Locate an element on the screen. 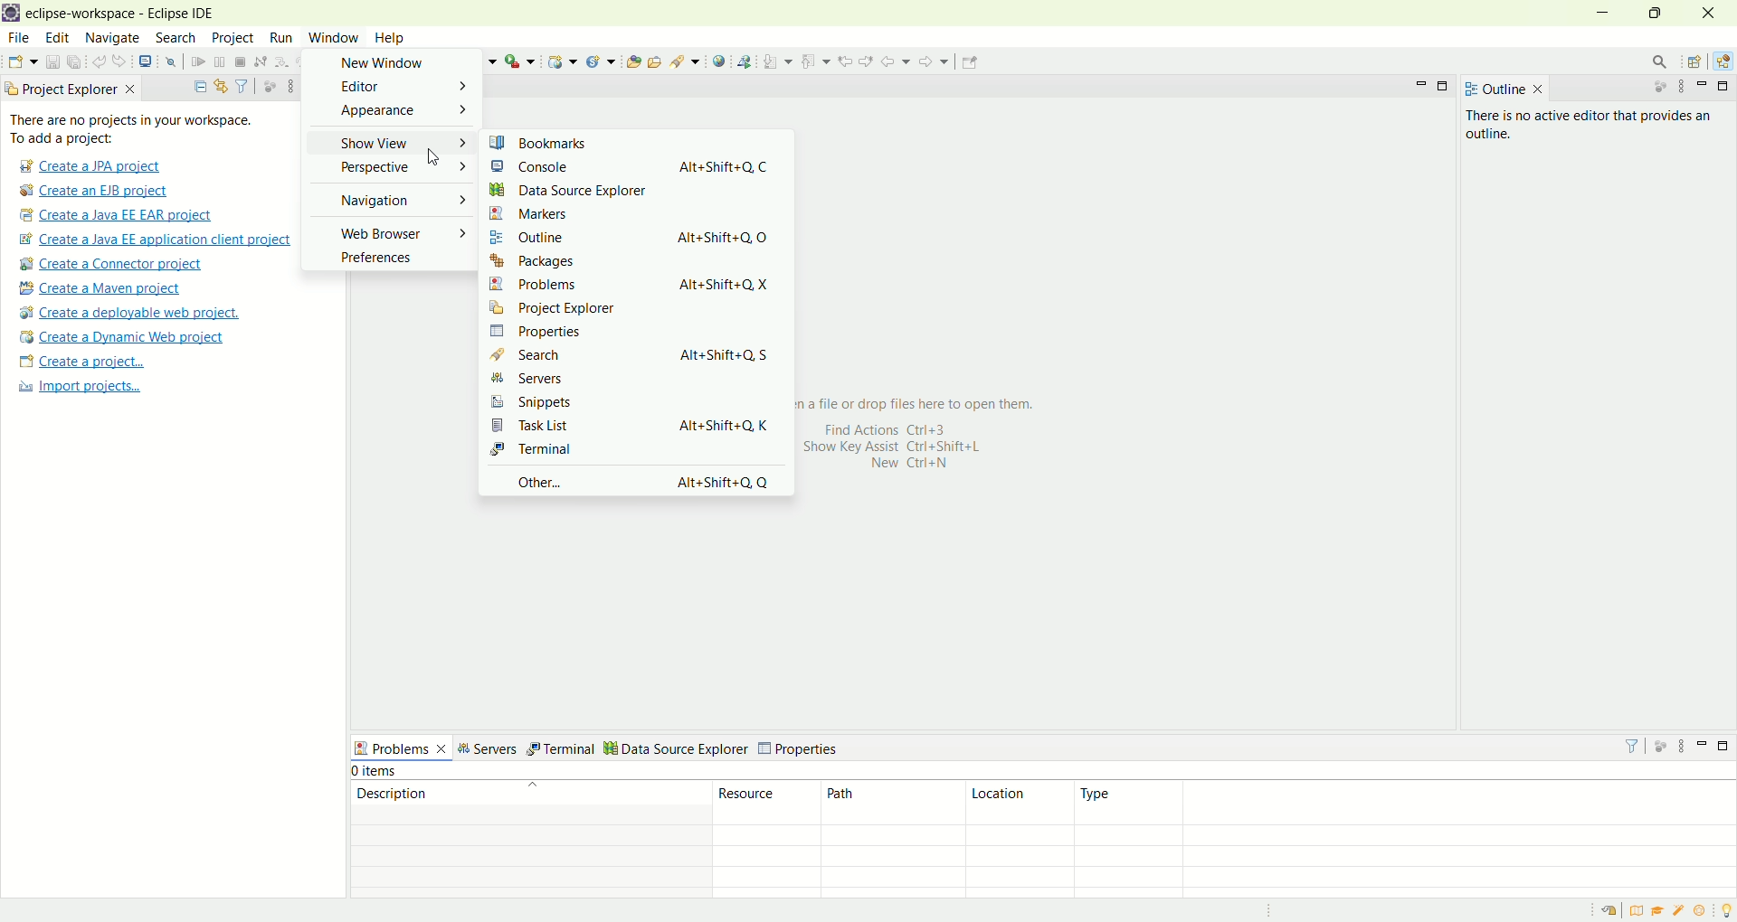 This screenshot has width=1737, height=922. view menu is located at coordinates (1685, 747).